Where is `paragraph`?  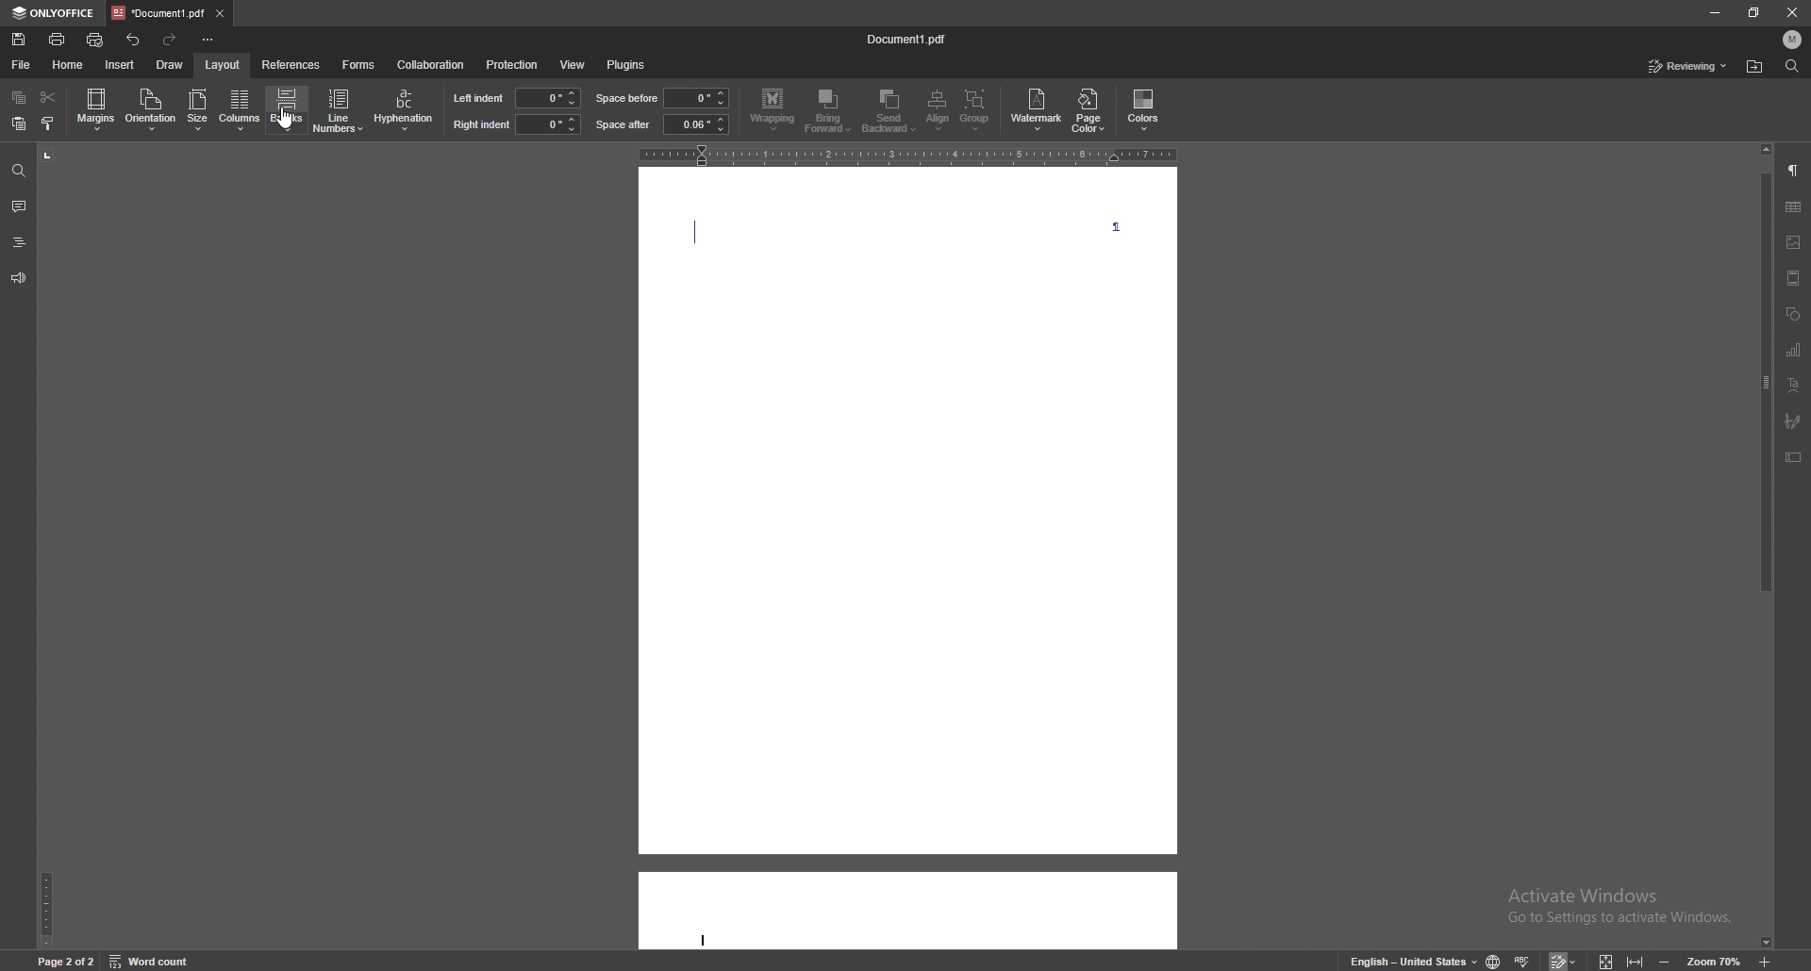
paragraph is located at coordinates (1793, 171).